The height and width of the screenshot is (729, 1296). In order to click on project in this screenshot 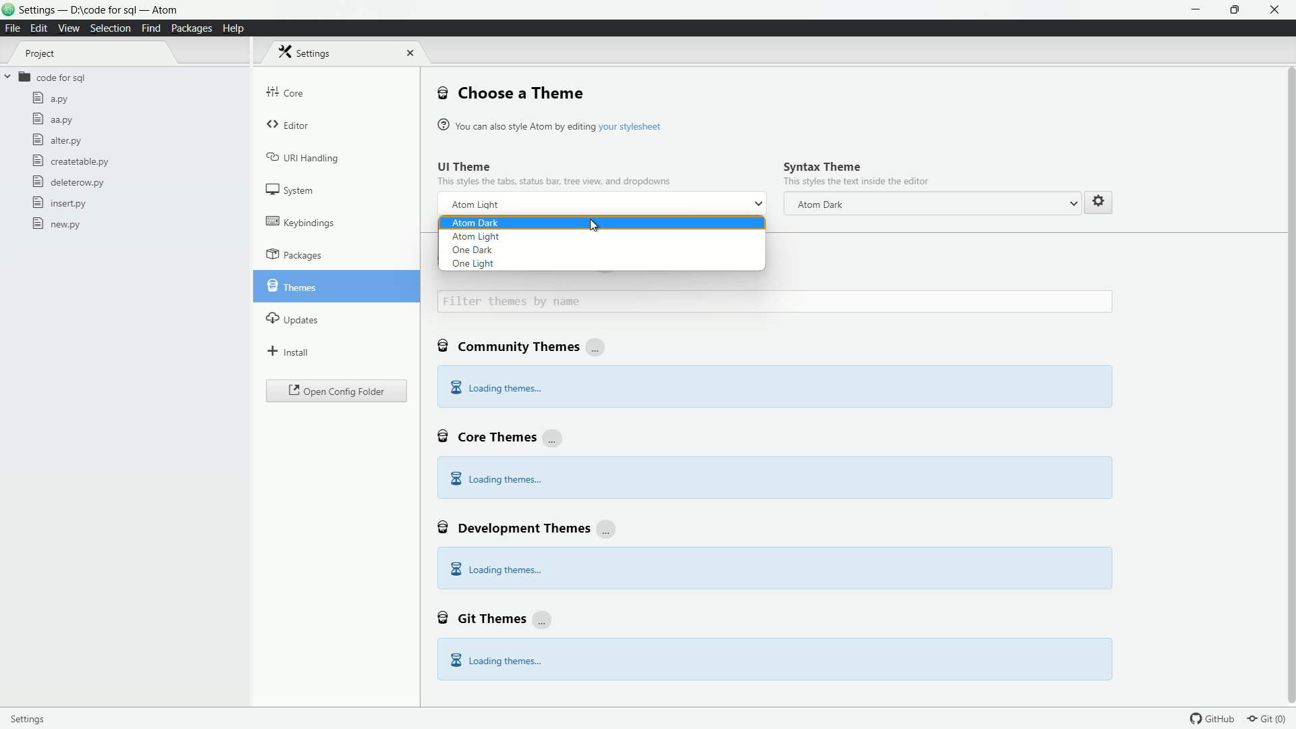, I will do `click(40, 54)`.